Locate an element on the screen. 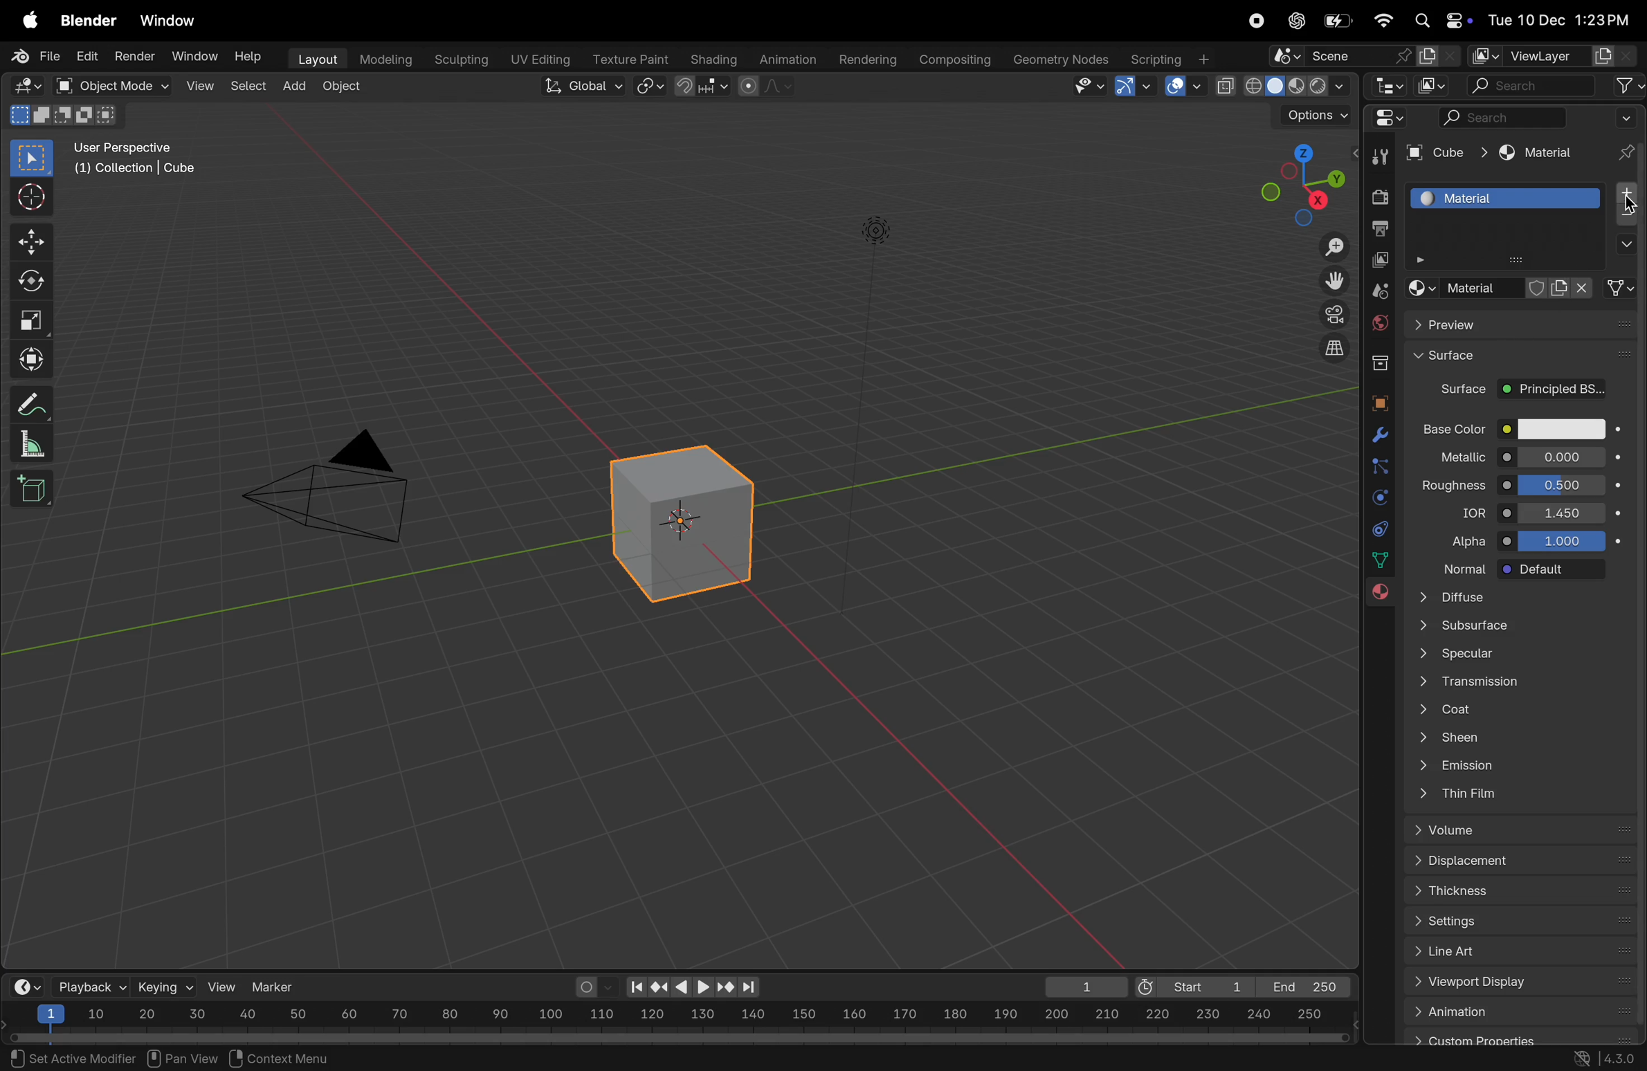 This screenshot has height=1071, width=1647. wifi is located at coordinates (1383, 20).